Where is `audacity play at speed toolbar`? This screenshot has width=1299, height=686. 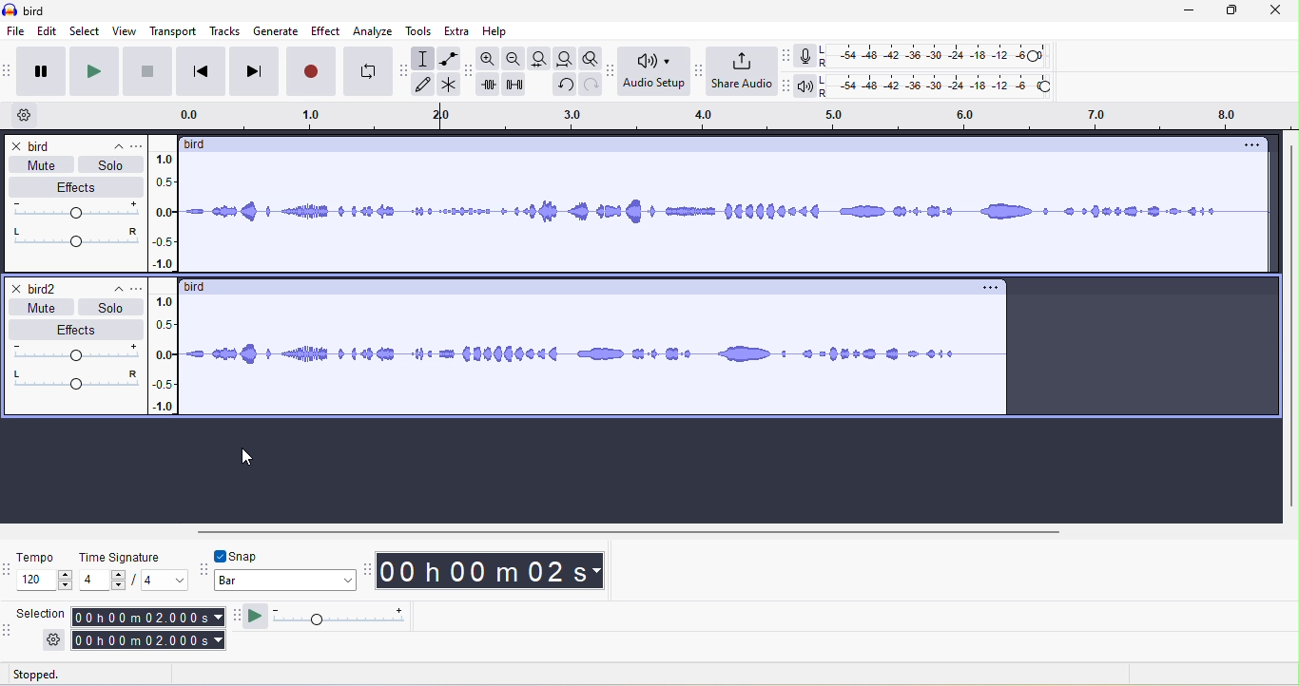 audacity play at speed toolbar is located at coordinates (237, 617).